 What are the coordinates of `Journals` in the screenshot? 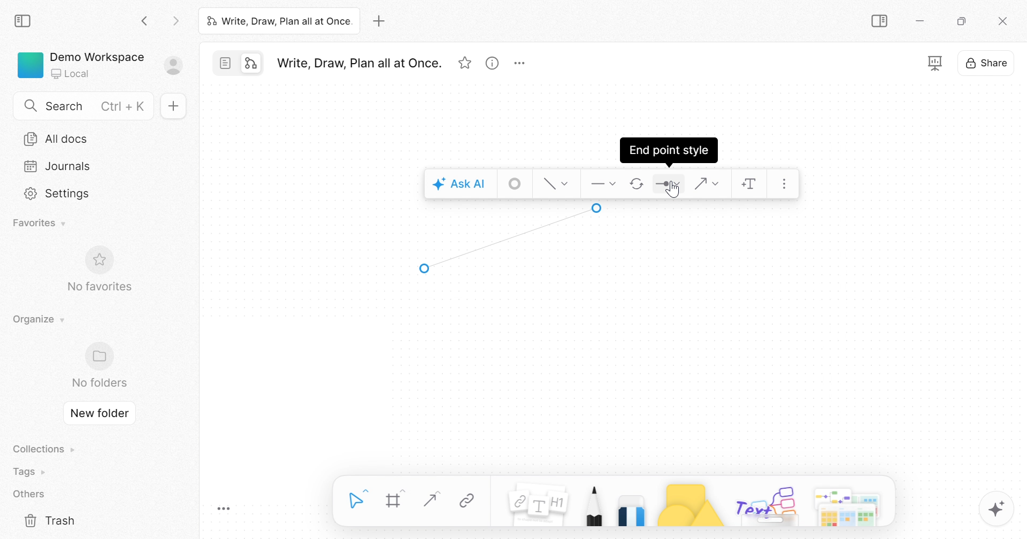 It's located at (54, 166).